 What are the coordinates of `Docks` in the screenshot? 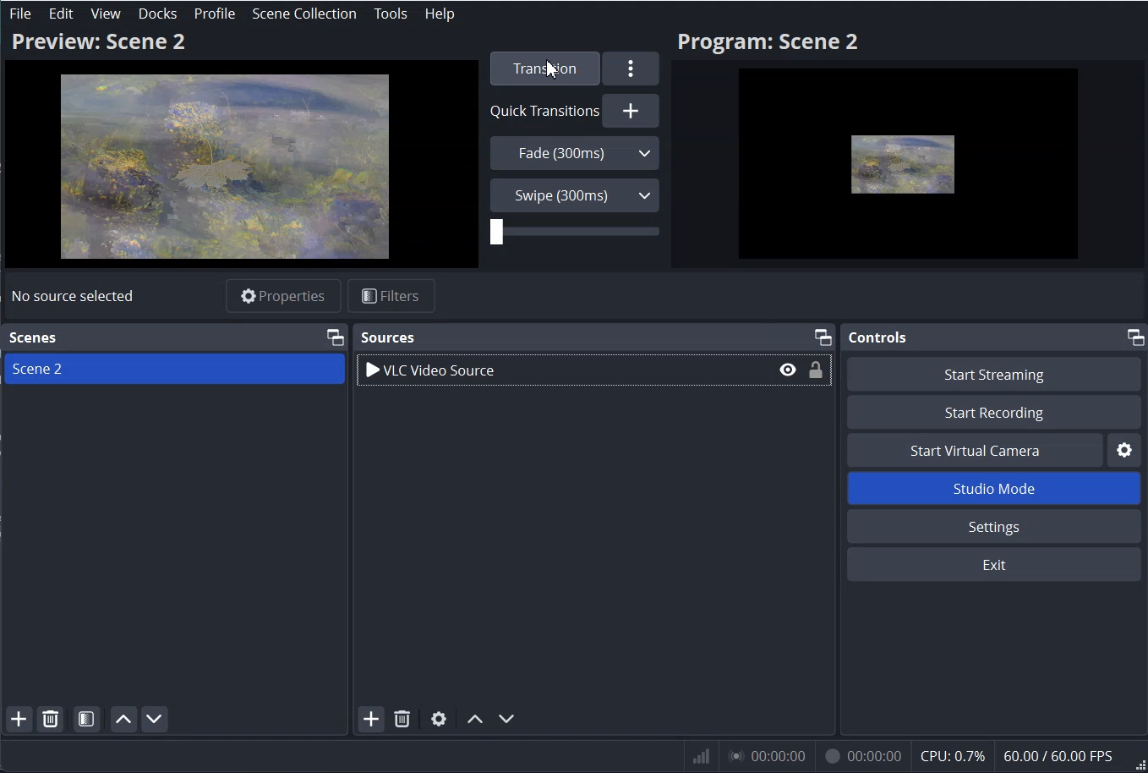 It's located at (156, 14).